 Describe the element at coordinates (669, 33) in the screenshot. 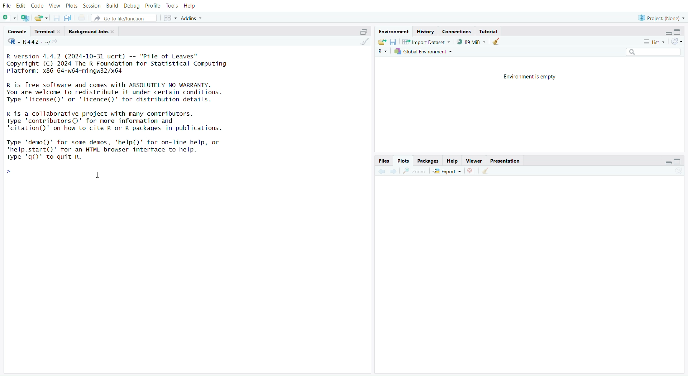

I see `Minimize` at that location.